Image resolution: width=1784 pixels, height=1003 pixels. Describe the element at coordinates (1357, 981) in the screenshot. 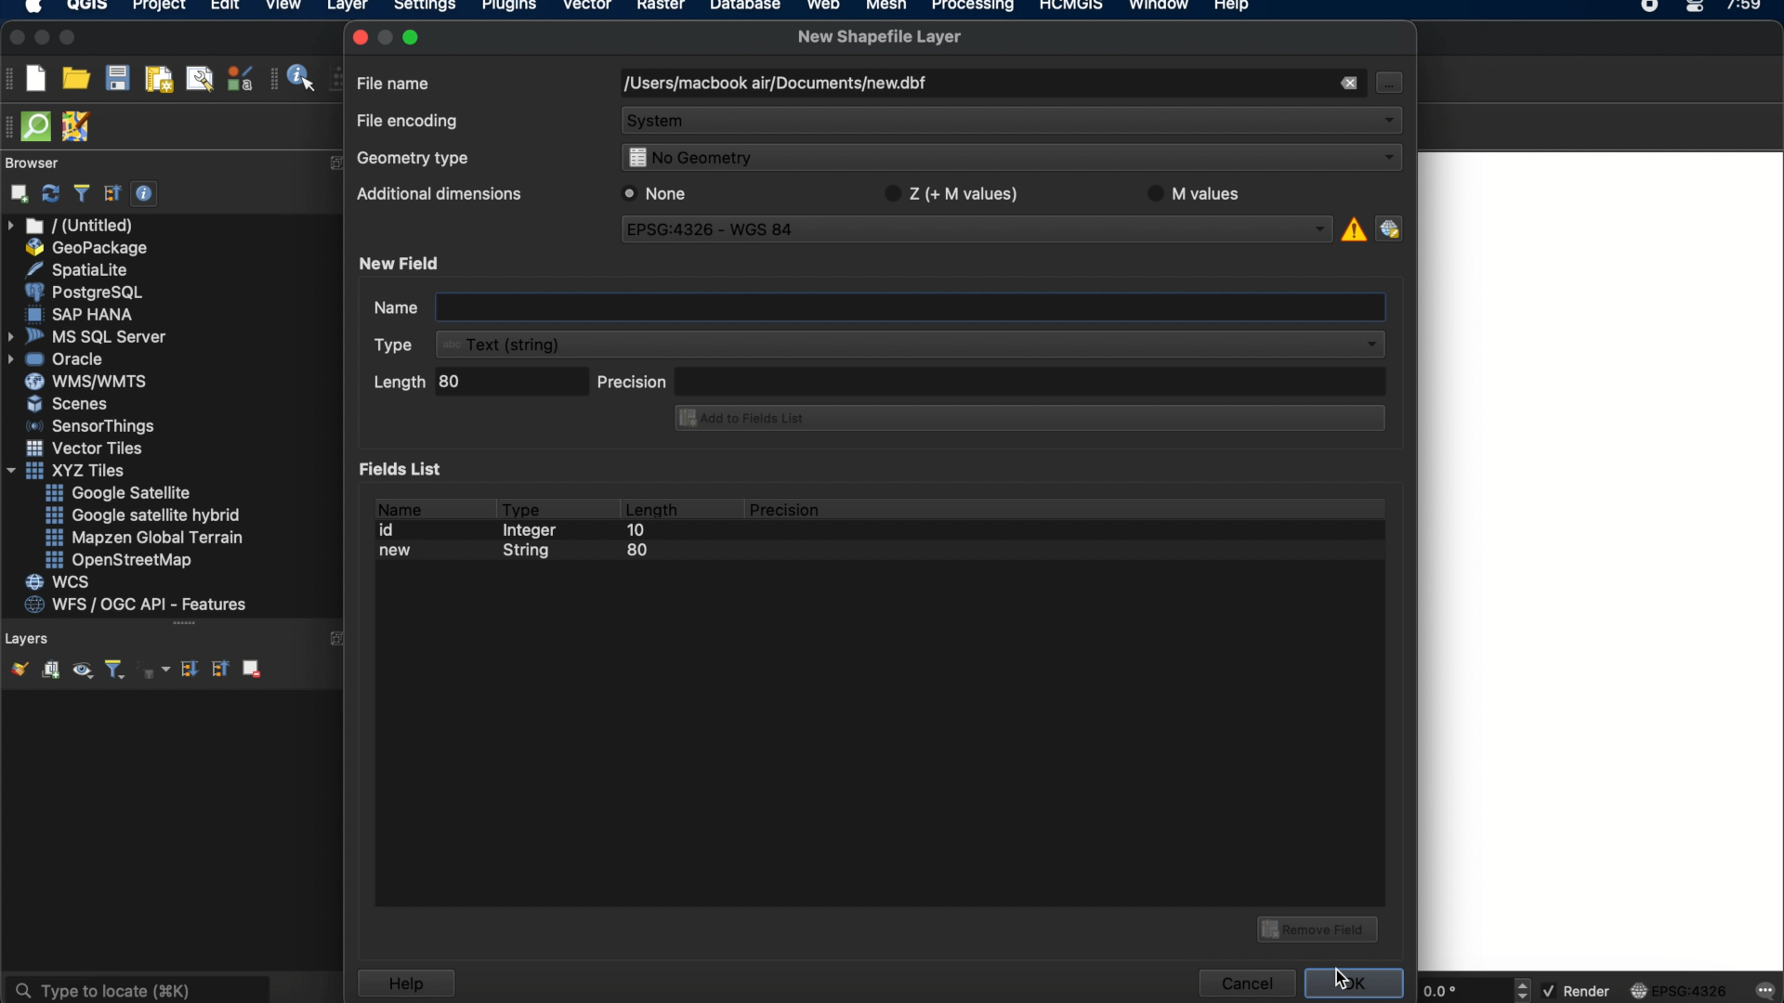

I see `ok` at that location.